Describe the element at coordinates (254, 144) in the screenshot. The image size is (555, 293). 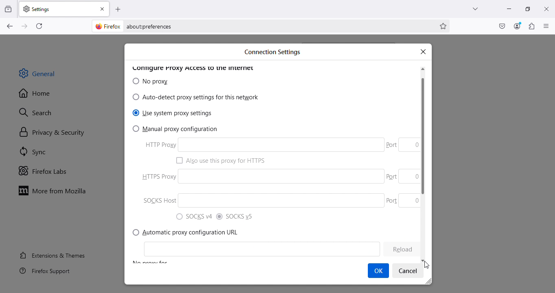
I see `HTTP Proxy` at that location.